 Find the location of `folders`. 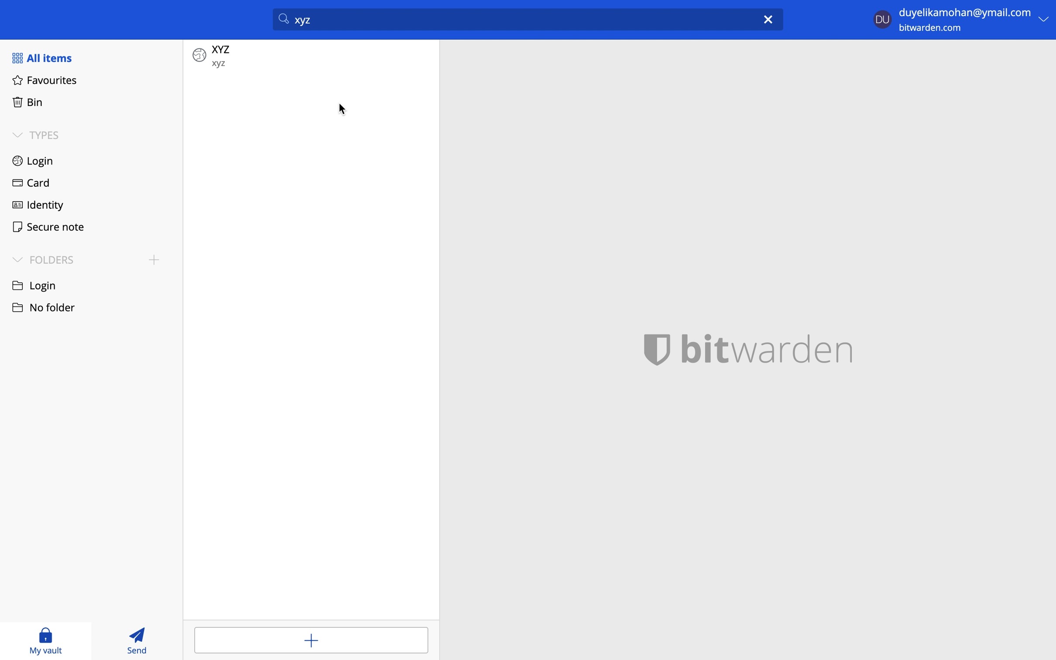

folders is located at coordinates (44, 259).